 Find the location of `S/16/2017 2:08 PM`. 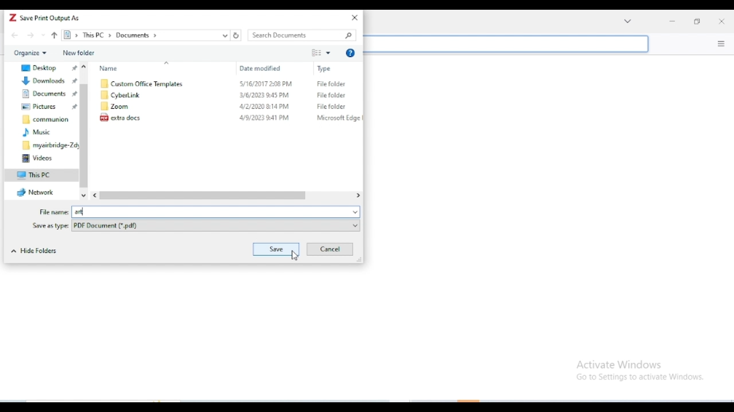

S/16/2017 2:08 PM is located at coordinates (266, 84).